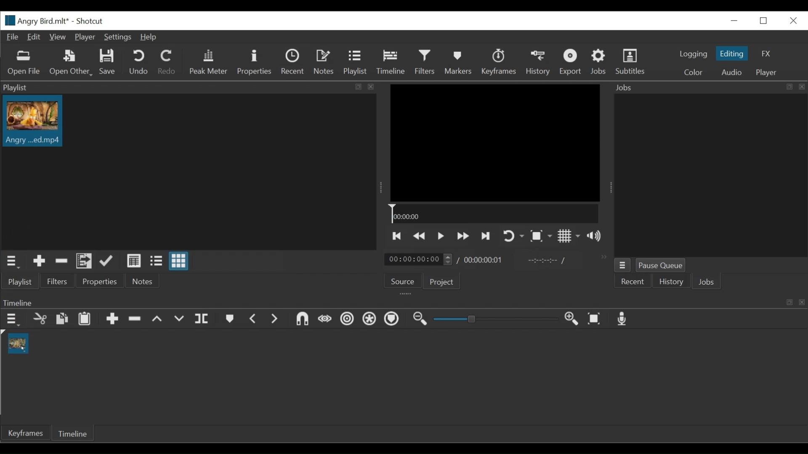 The width and height of the screenshot is (808, 454). I want to click on Cursor, so click(396, 65).